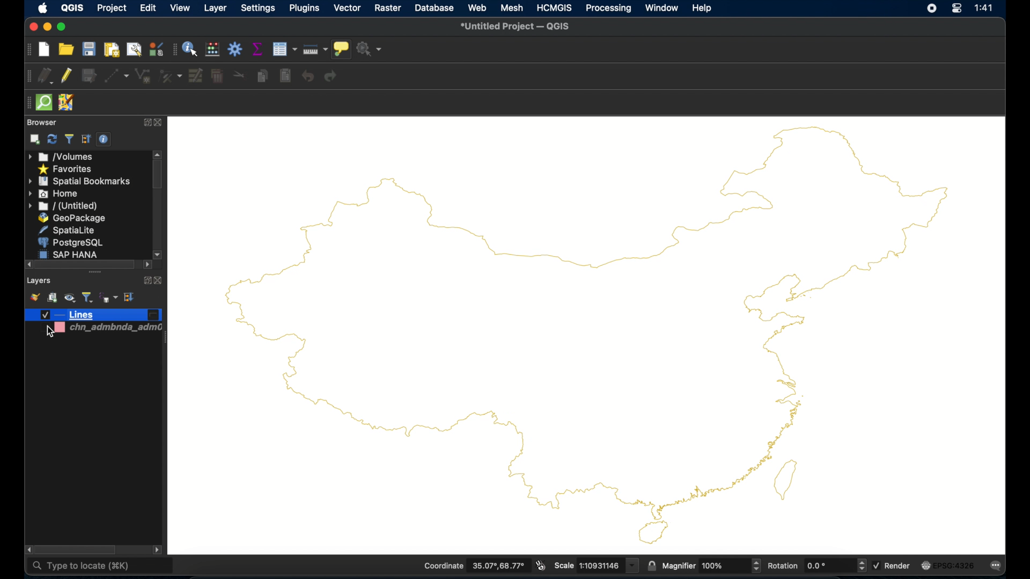  Describe the element at coordinates (67, 102) in the screenshot. I see `jsomremote` at that location.